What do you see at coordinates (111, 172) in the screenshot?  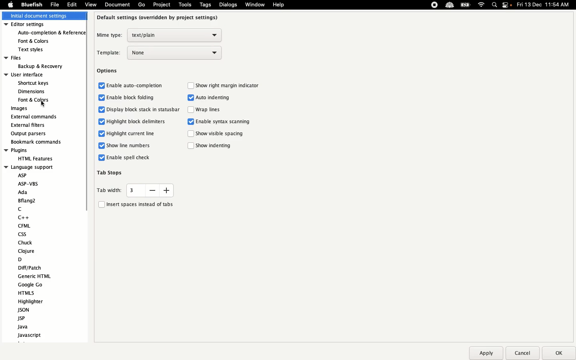 I see `Tab stops` at bounding box center [111, 172].